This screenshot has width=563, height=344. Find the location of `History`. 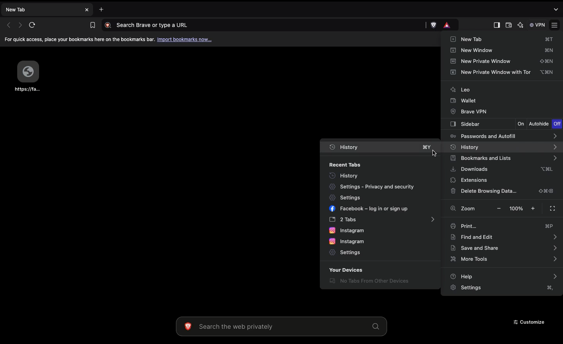

History is located at coordinates (346, 177).